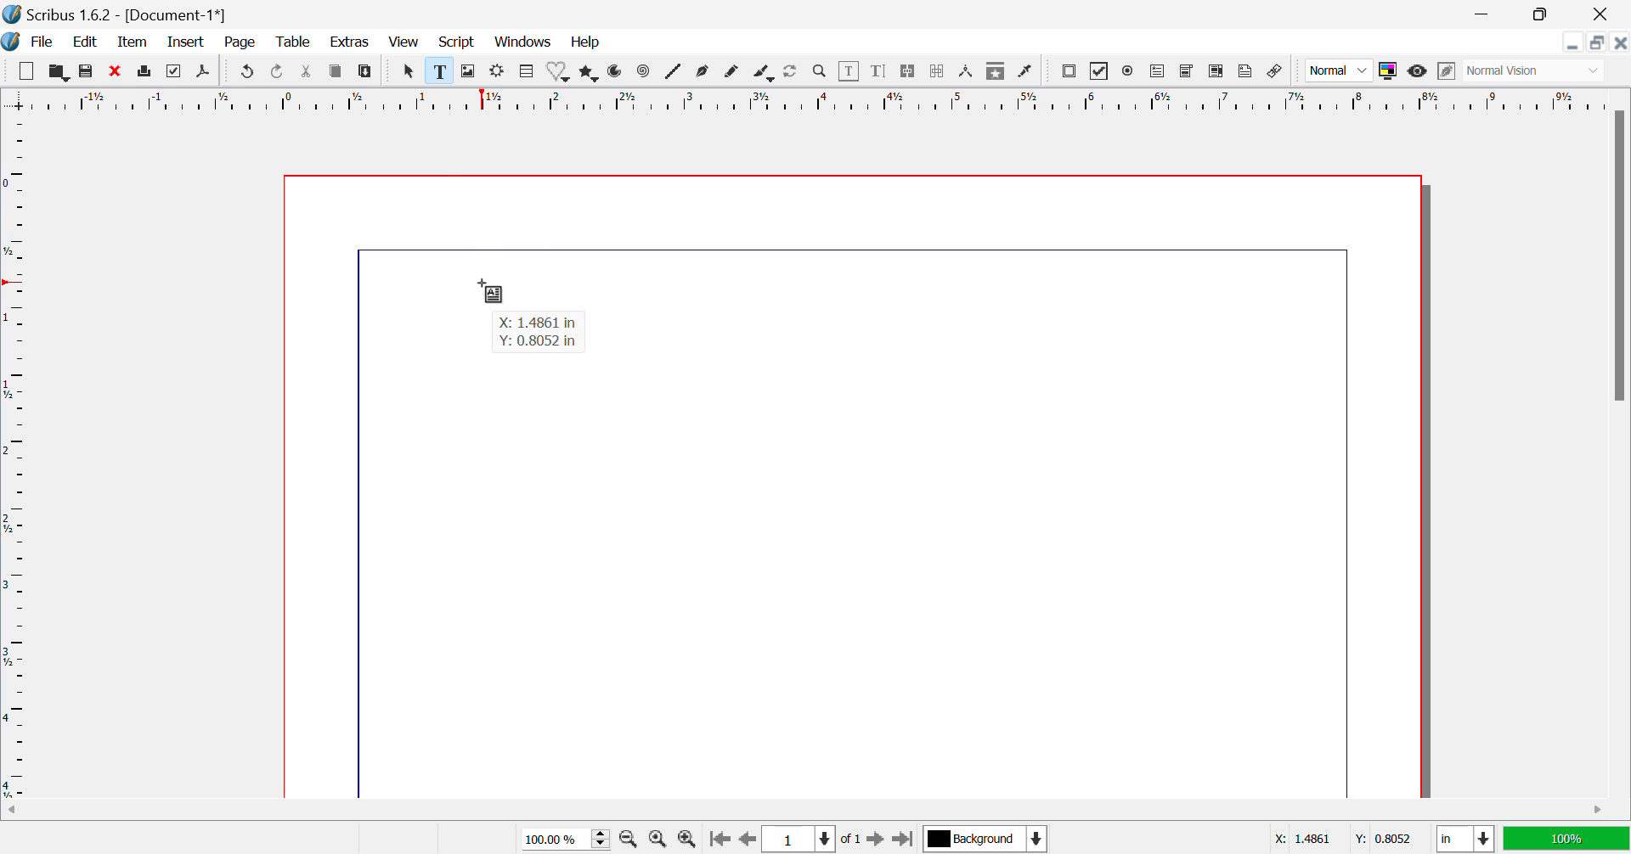 The height and width of the screenshot is (854, 1631). I want to click on Polygons, so click(588, 75).